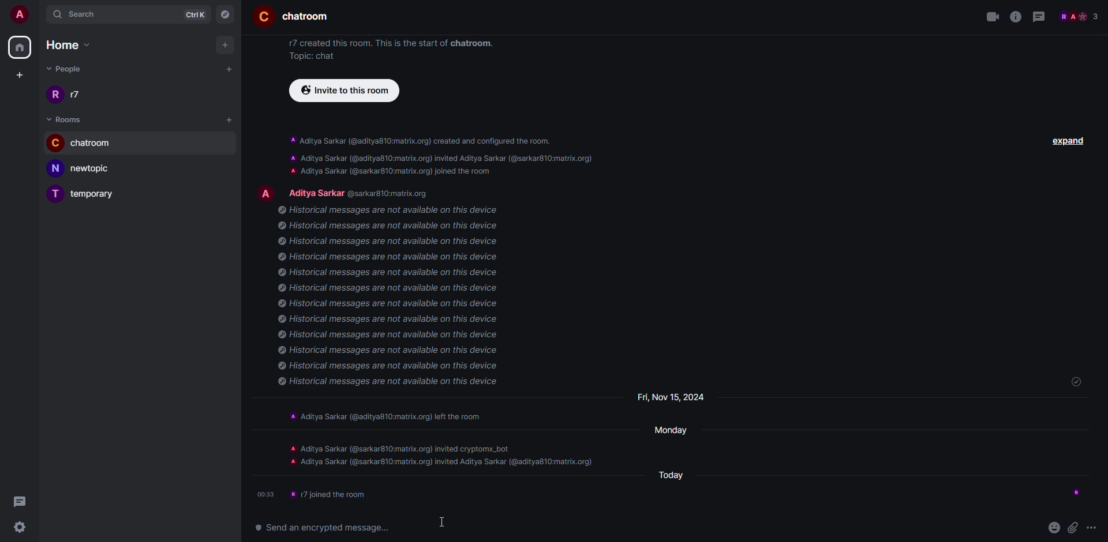 The height and width of the screenshot is (542, 1108). What do you see at coordinates (69, 157) in the screenshot?
I see `cursor` at bounding box center [69, 157].